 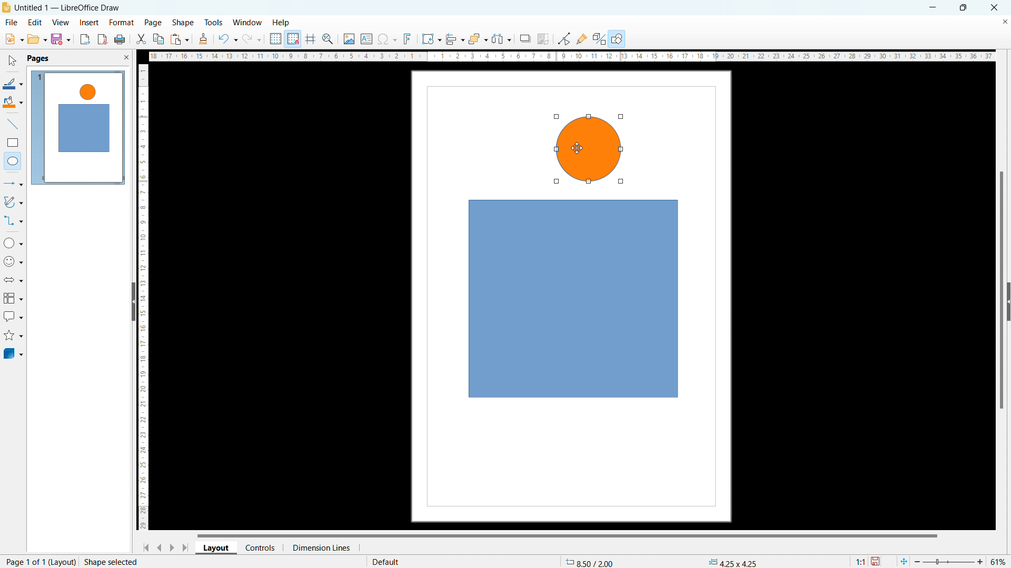 I want to click on save, so click(x=877, y=562).